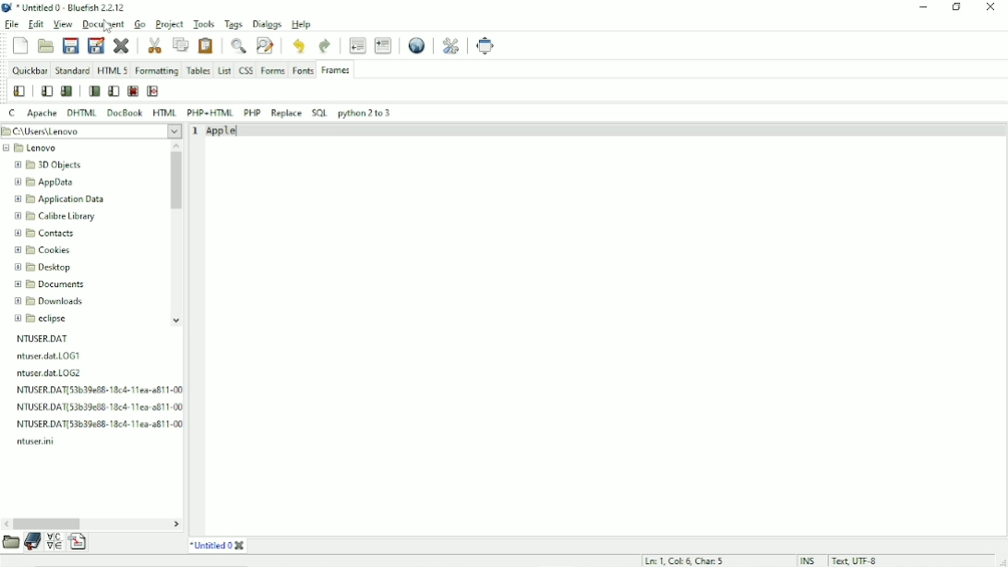  What do you see at coordinates (57, 199) in the screenshot?
I see `Application data` at bounding box center [57, 199].